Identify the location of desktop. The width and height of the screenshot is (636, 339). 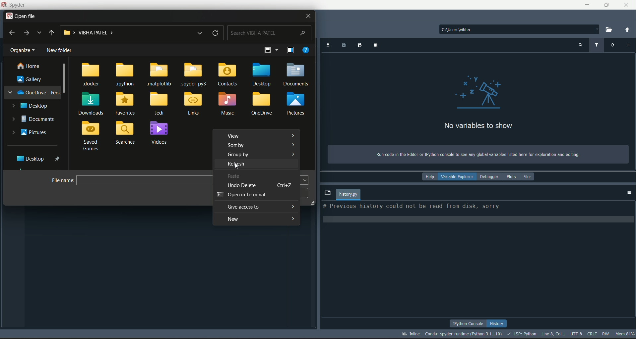
(39, 158).